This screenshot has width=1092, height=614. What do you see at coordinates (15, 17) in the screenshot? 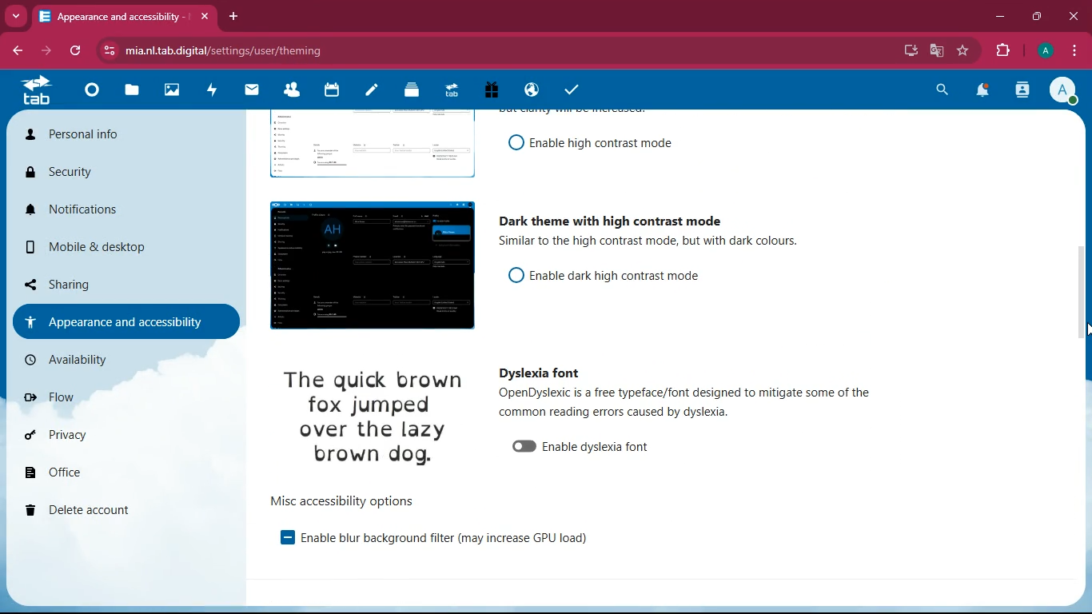
I see `more` at bounding box center [15, 17].